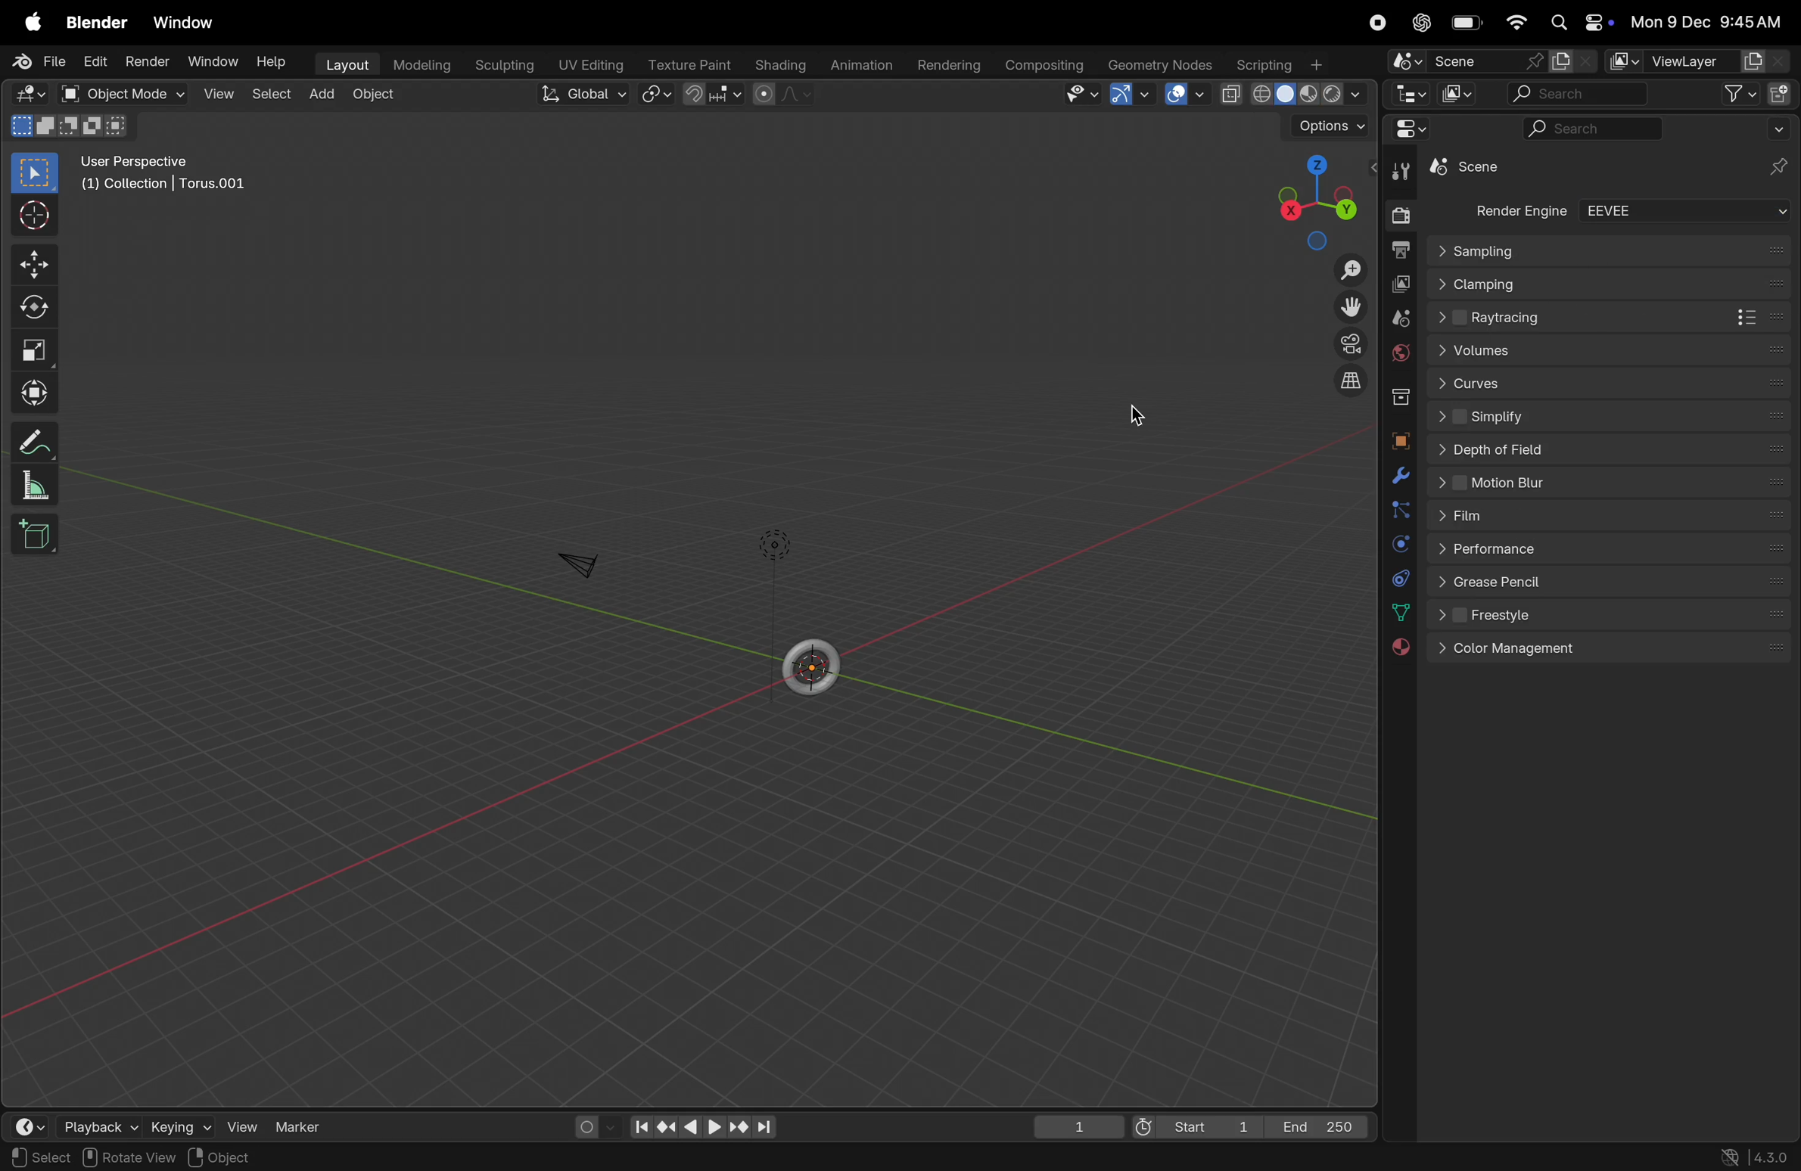  Describe the element at coordinates (36, 216) in the screenshot. I see `cursor` at that location.